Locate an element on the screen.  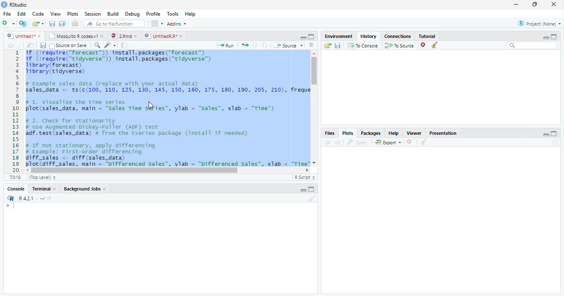
Delete is located at coordinates (410, 141).